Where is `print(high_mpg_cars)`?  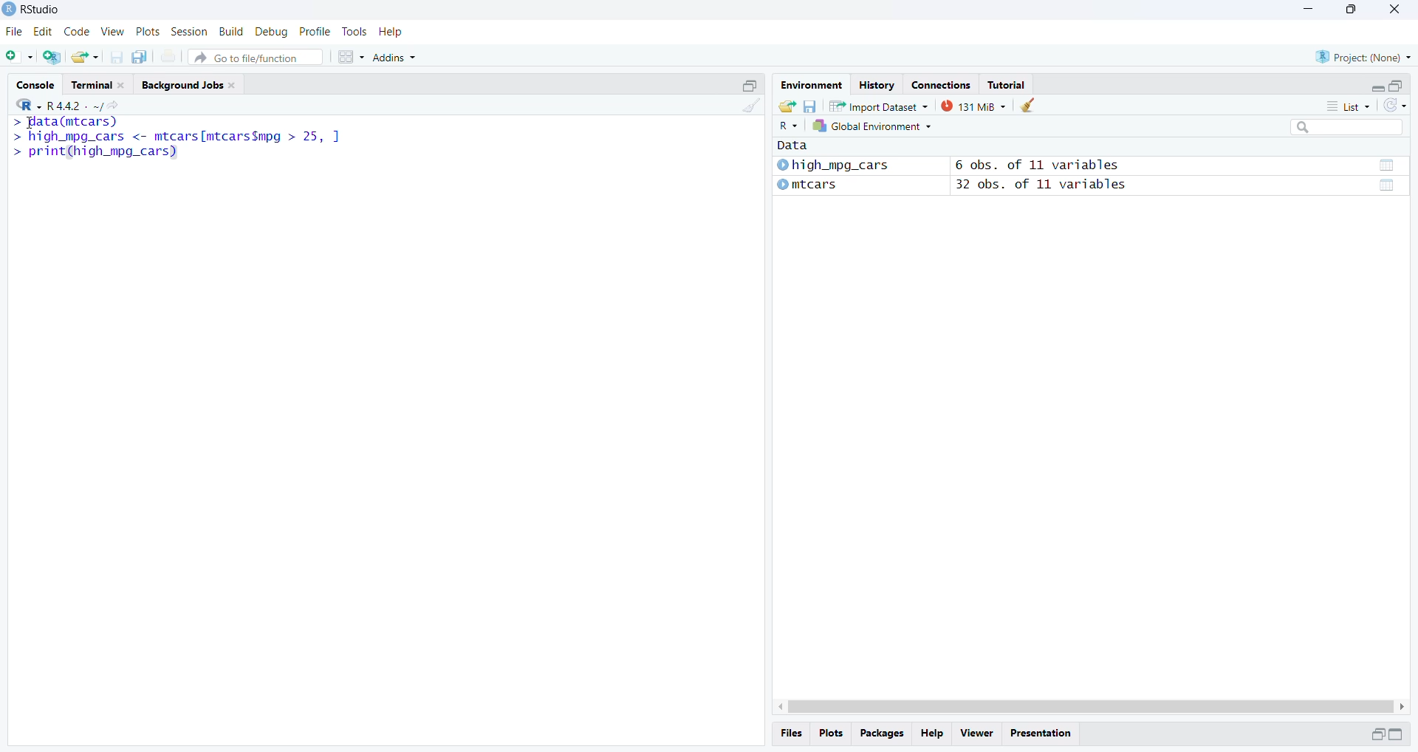 print(high_mpg_cars) is located at coordinates (95, 152).